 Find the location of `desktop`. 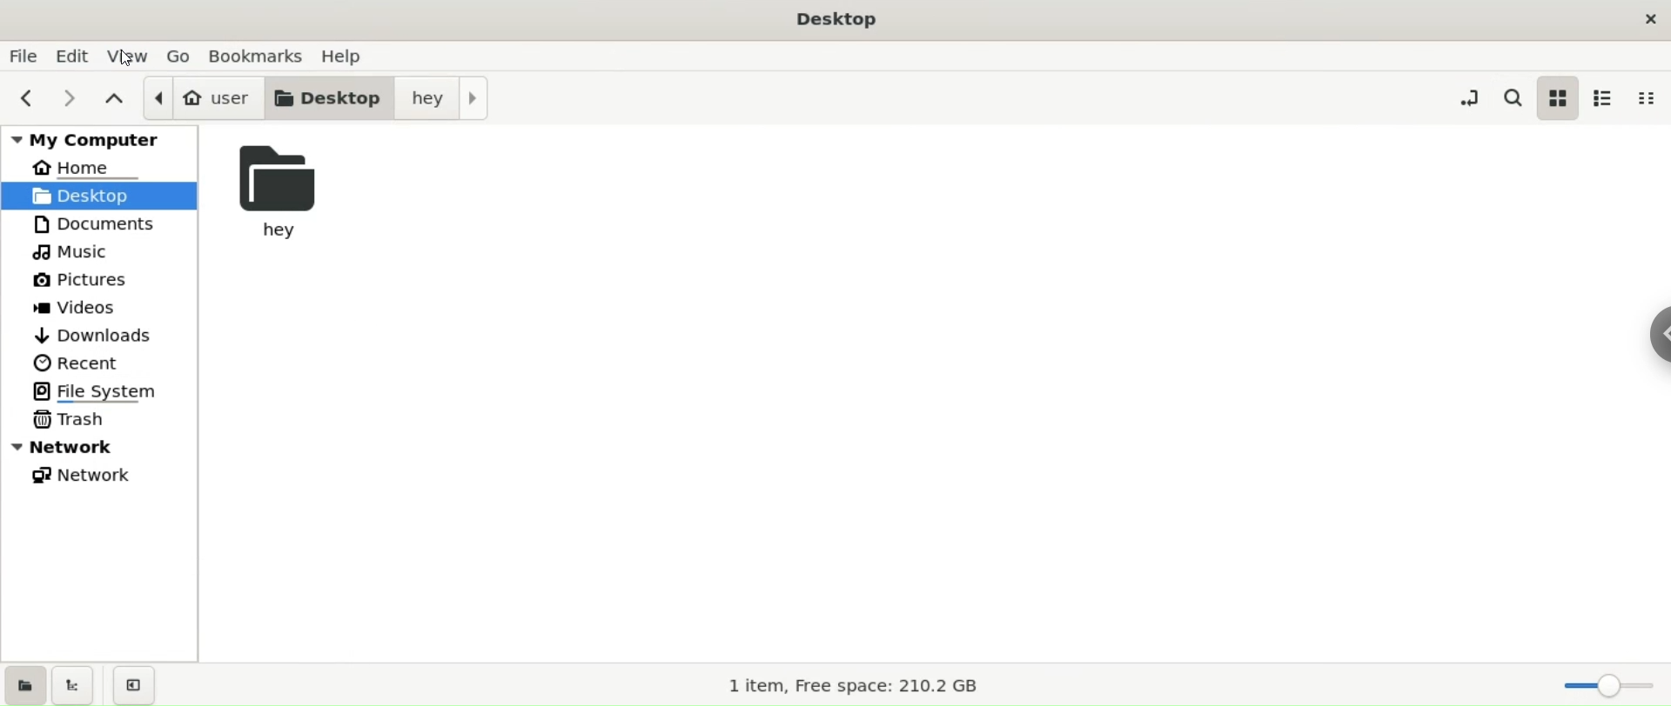

desktop is located at coordinates (326, 97).